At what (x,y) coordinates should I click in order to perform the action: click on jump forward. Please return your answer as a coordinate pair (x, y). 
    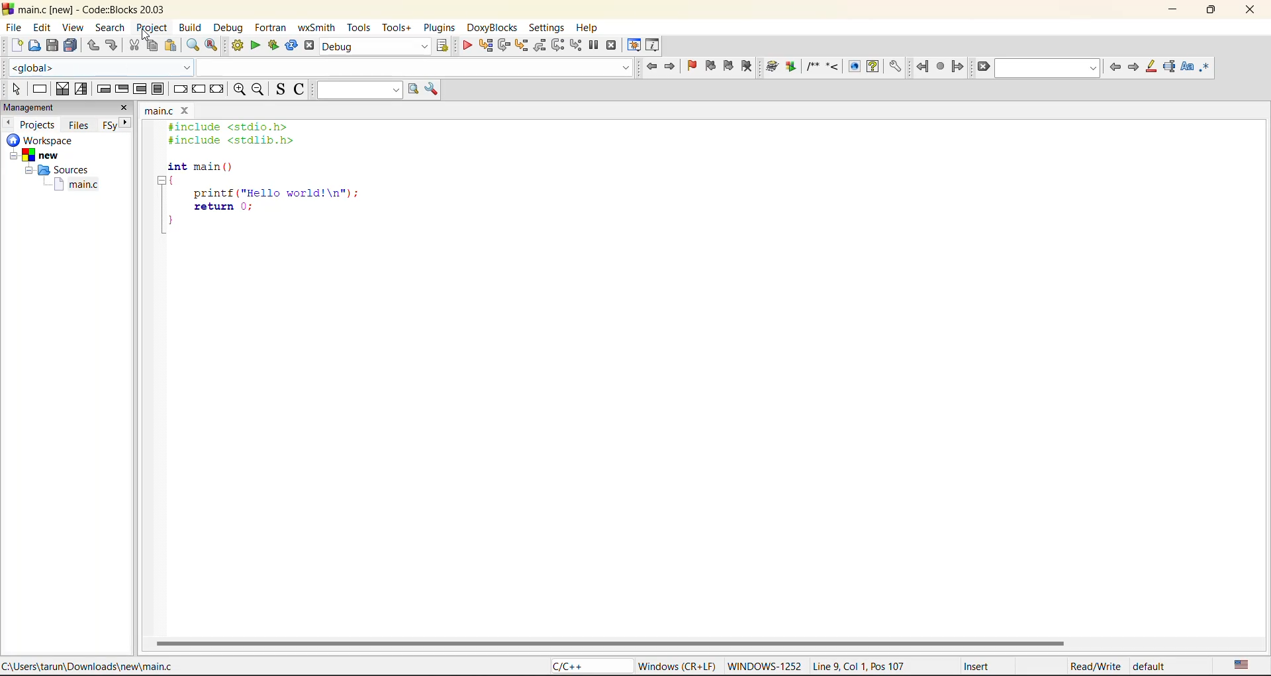
    Looking at the image, I should click on (671, 68).